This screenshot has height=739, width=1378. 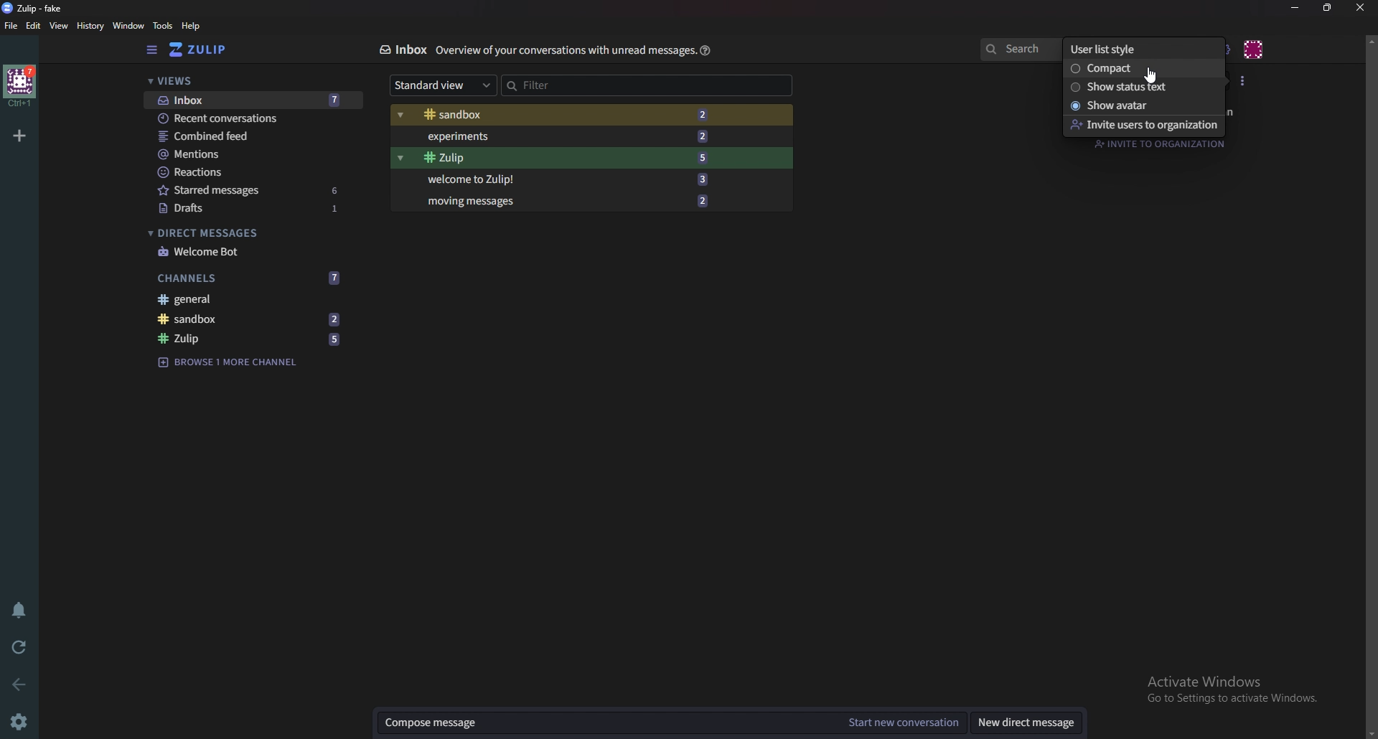 I want to click on Zulip, so click(x=250, y=340).